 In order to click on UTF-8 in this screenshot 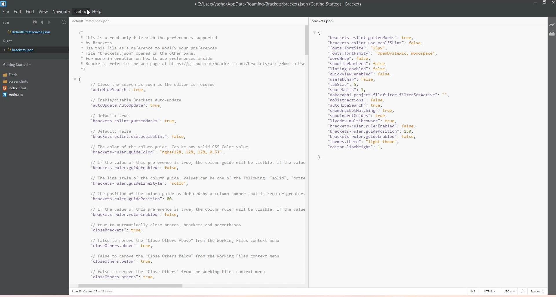, I will do `click(489, 291)`.